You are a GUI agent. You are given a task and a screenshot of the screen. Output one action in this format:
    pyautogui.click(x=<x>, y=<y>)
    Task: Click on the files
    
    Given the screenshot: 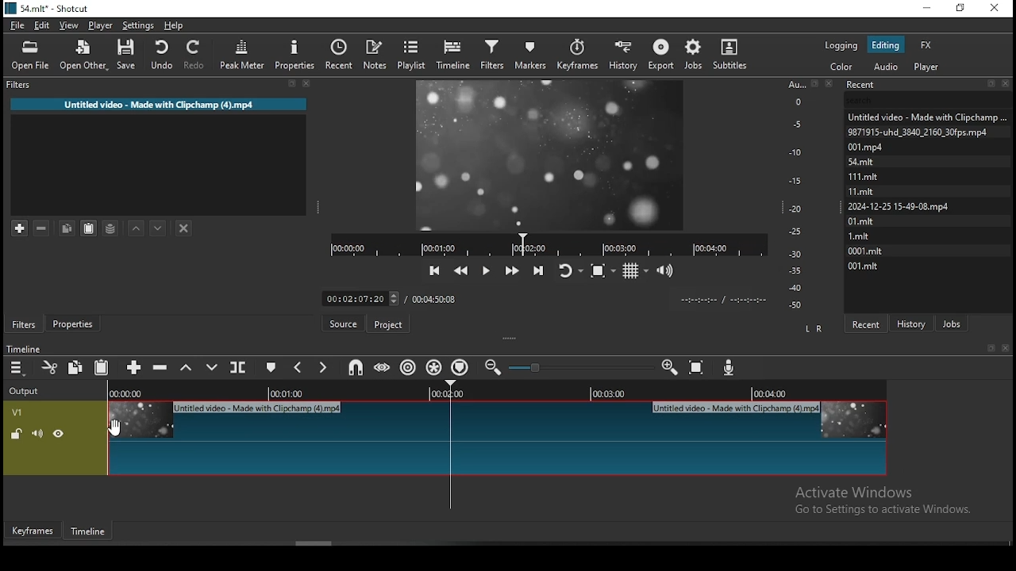 What is the action you would take?
    pyautogui.click(x=861, y=161)
    